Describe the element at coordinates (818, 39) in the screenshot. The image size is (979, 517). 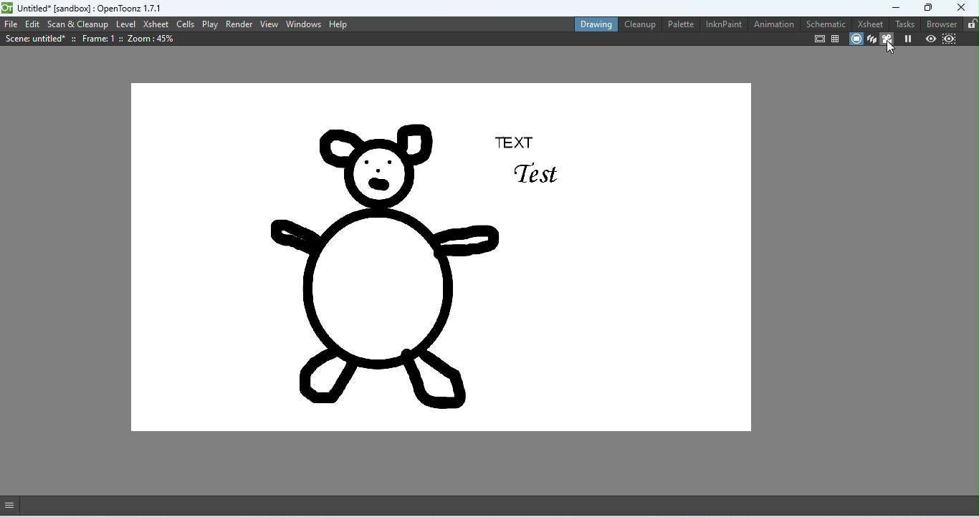
I see `safe area` at that location.